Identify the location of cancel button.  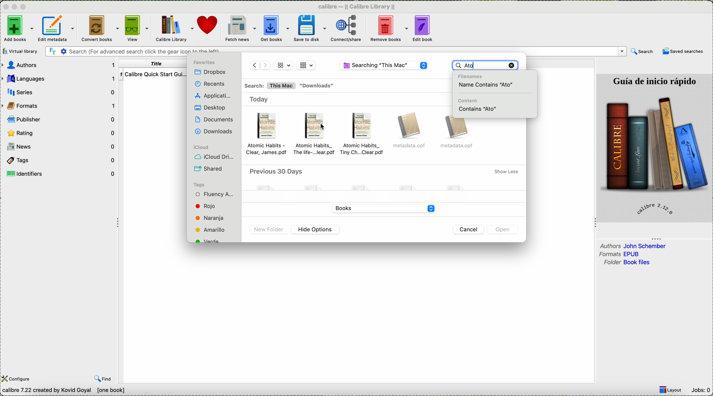
(470, 230).